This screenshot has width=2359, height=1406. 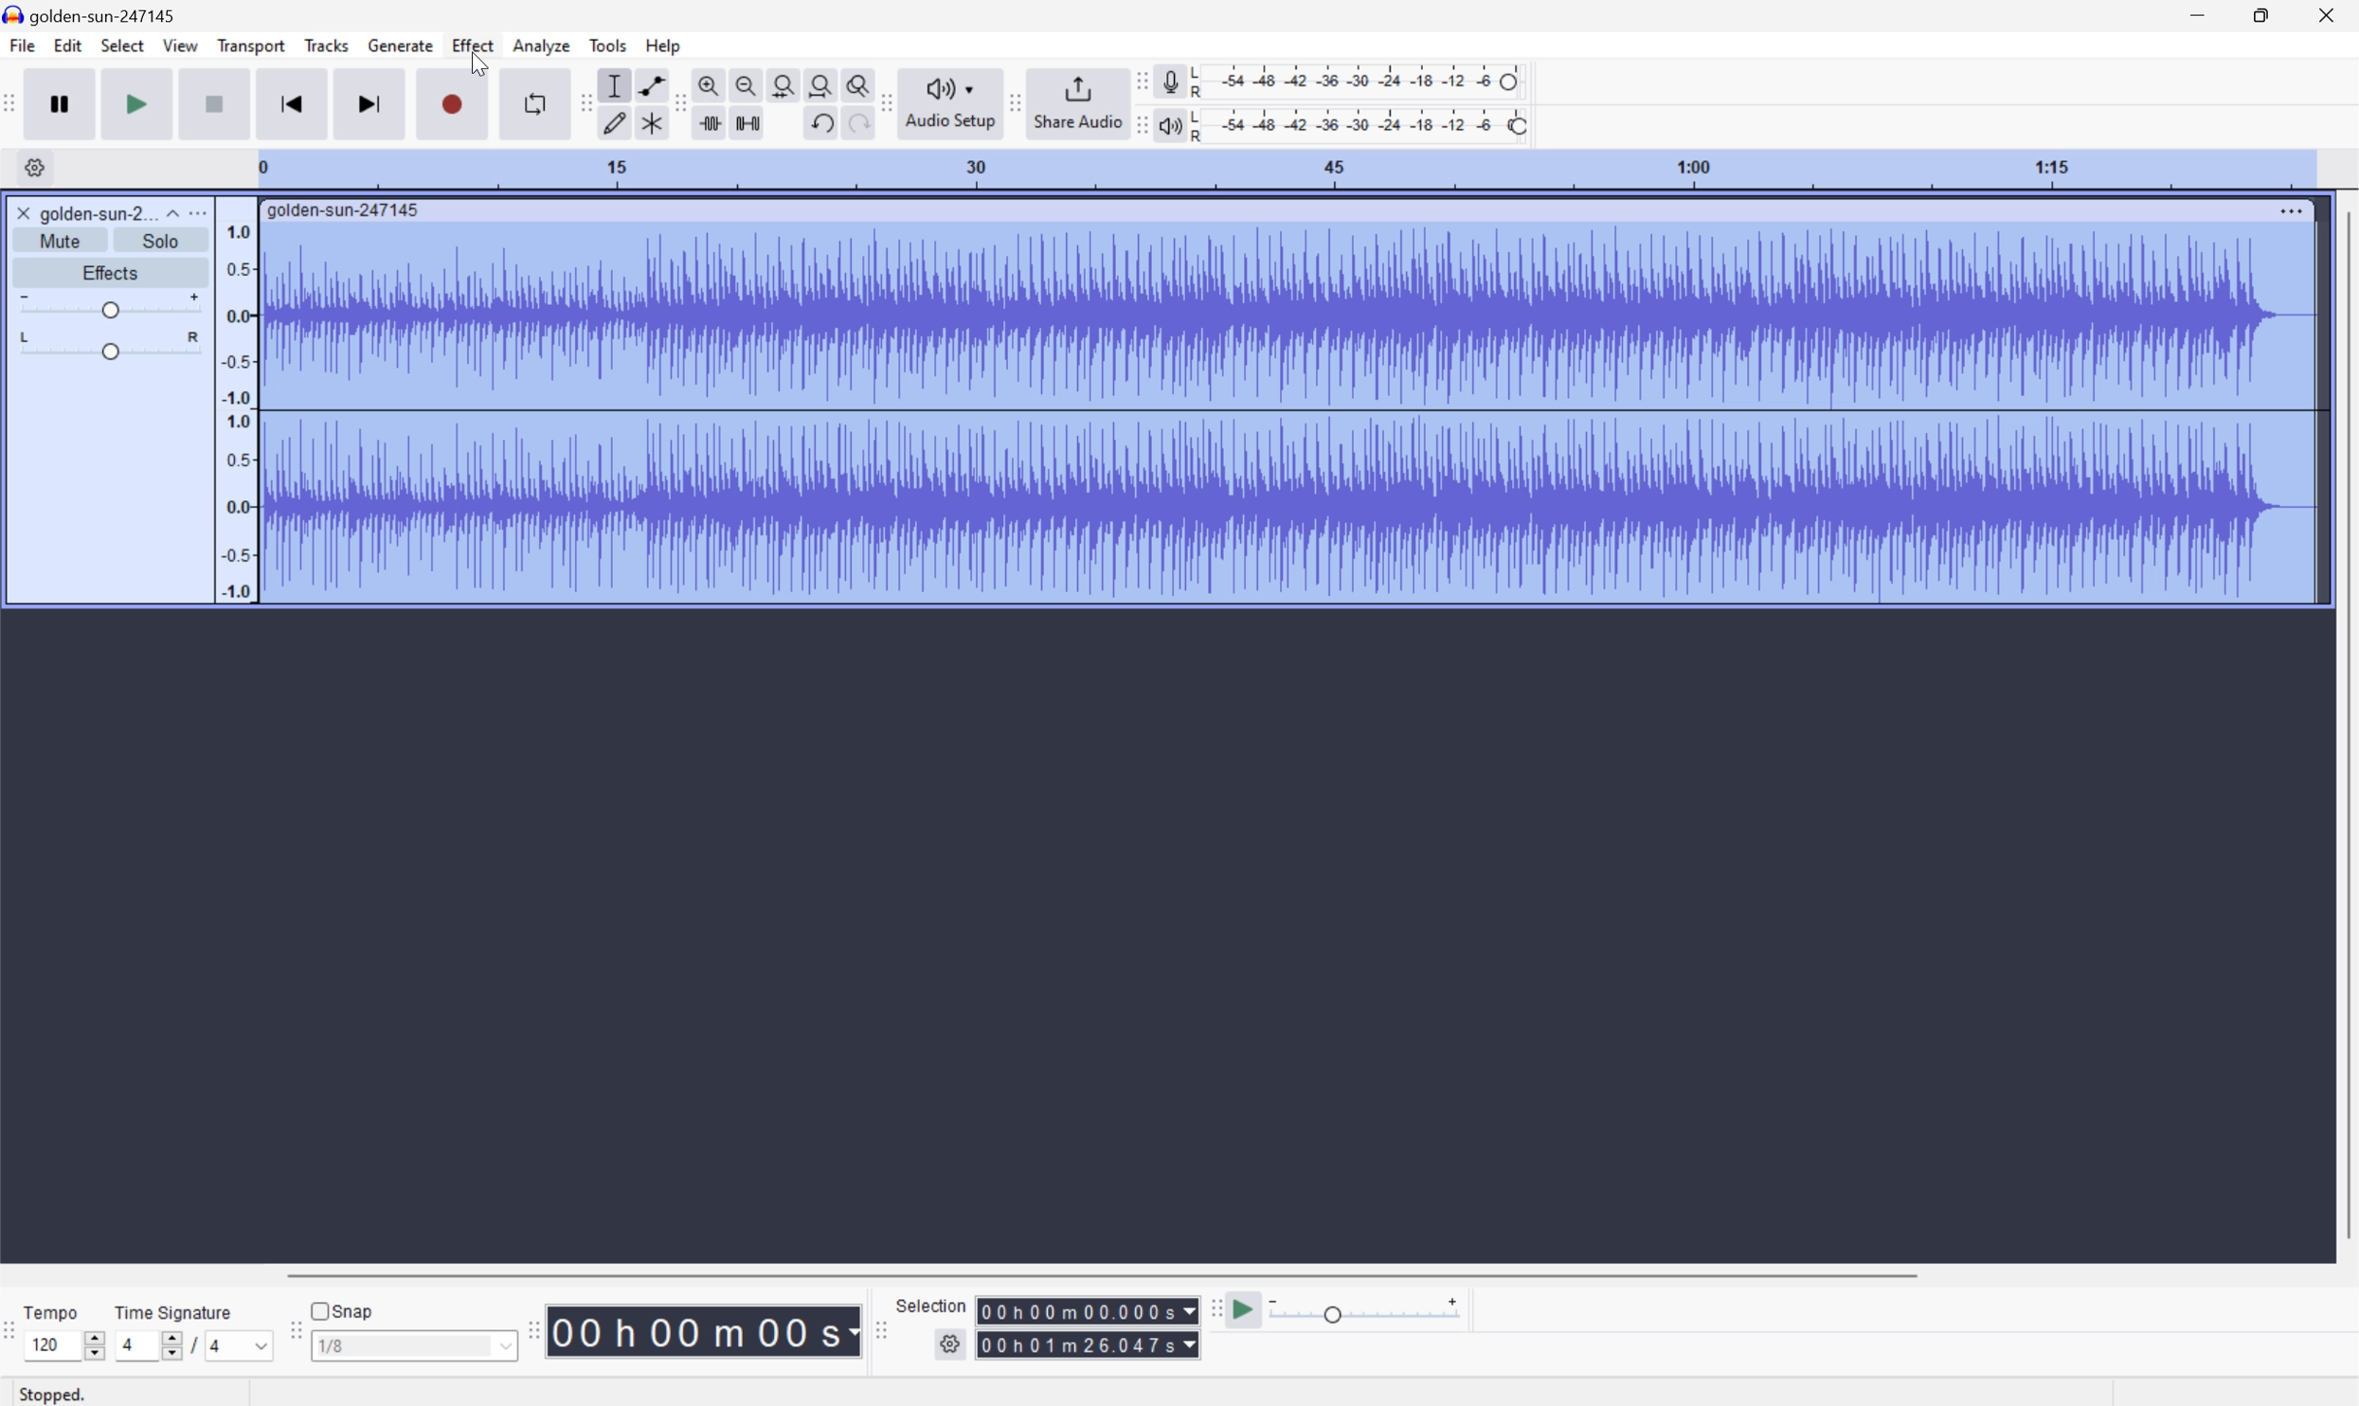 I want to click on Skip to end, so click(x=369, y=105).